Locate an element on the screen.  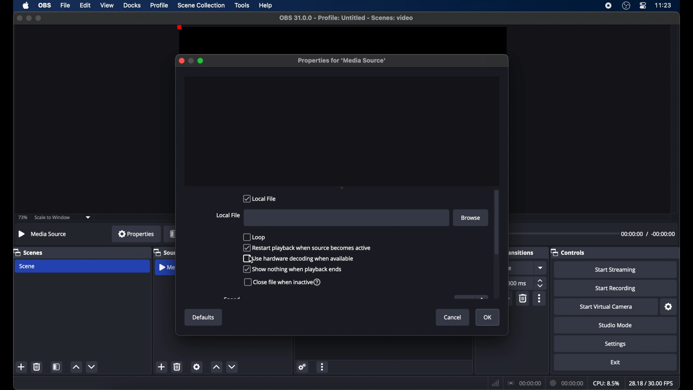
local file is located at coordinates (228, 215).